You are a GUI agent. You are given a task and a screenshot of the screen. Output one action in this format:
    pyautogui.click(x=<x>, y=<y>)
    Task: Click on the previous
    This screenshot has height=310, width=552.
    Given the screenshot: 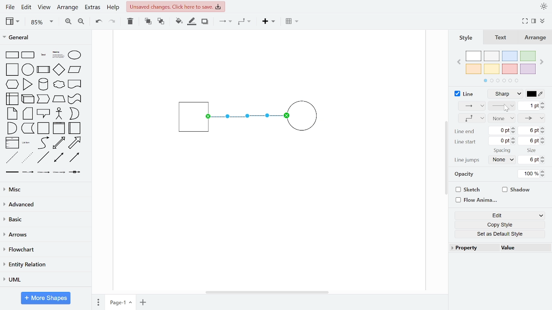 What is the action you would take?
    pyautogui.click(x=460, y=63)
    